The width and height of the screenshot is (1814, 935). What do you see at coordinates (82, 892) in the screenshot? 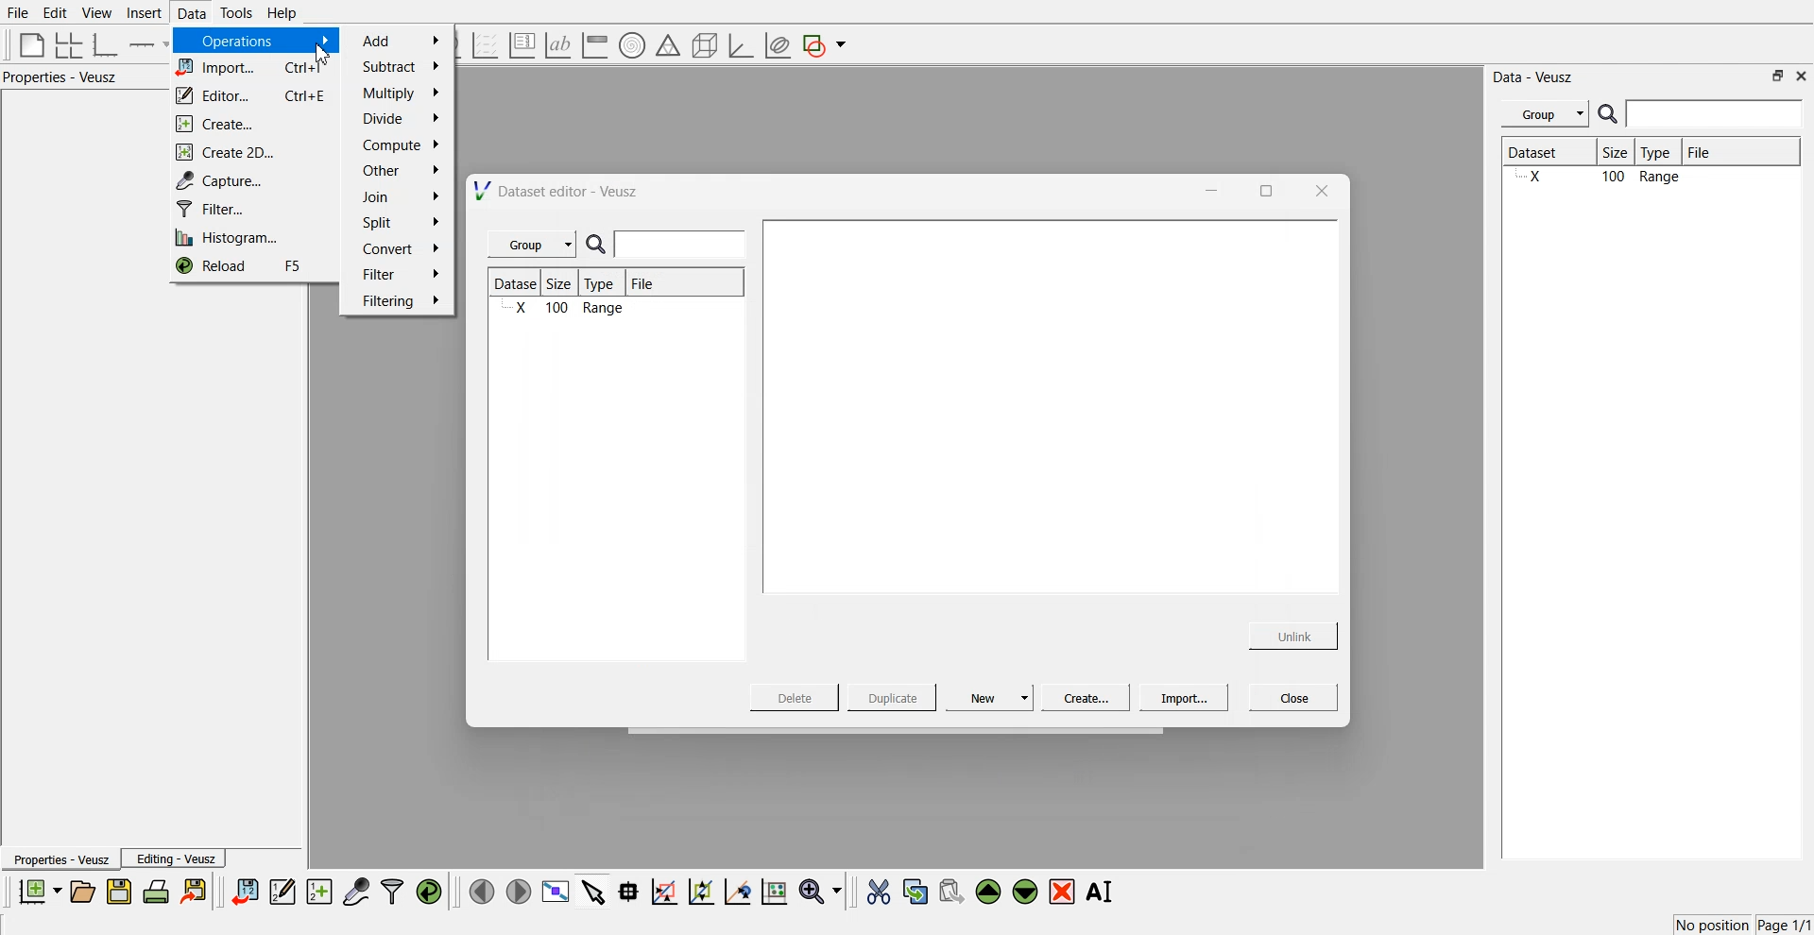
I see `open` at bounding box center [82, 892].